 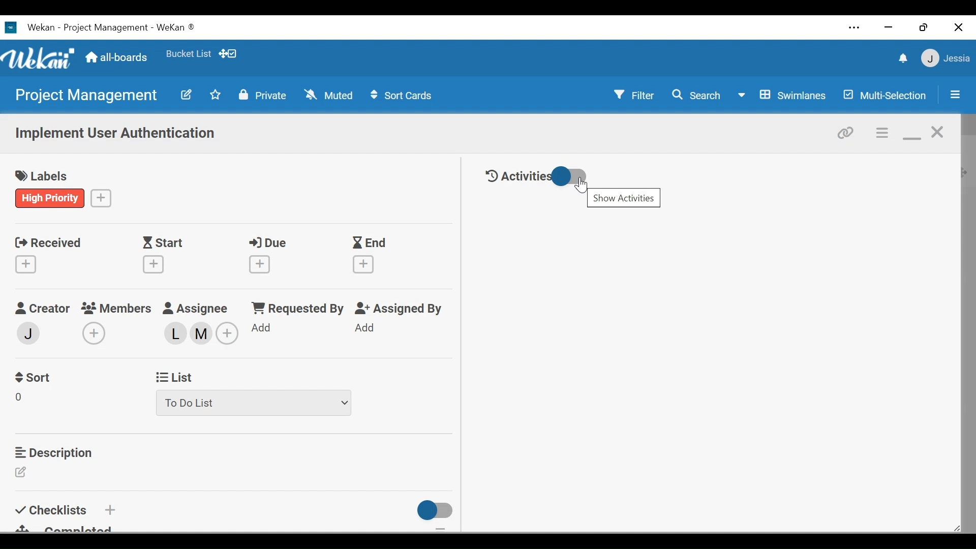 I want to click on Toggle favorites, so click(x=215, y=94).